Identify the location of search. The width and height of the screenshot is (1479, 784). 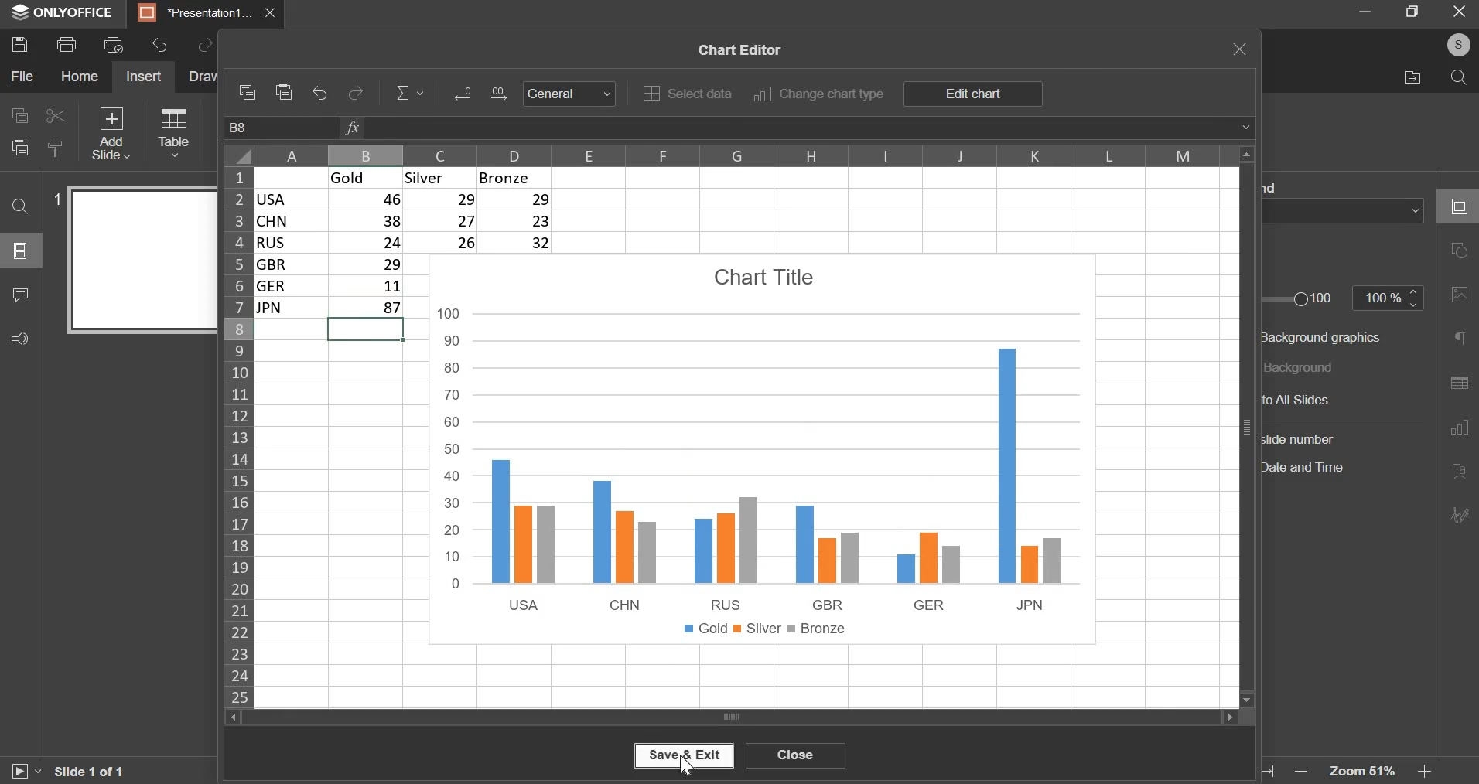
(1460, 77).